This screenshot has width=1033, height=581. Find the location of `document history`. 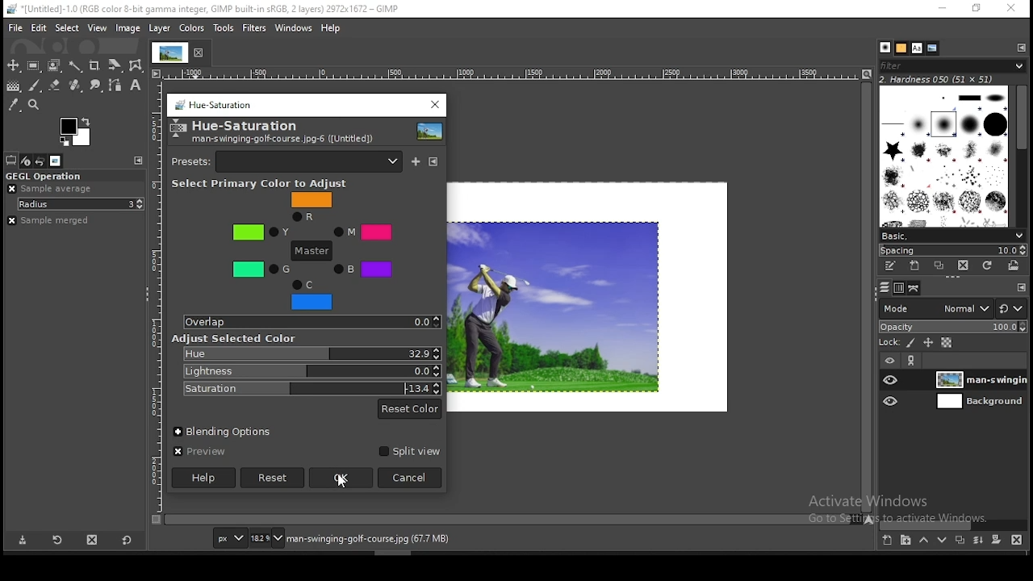

document history is located at coordinates (931, 48).